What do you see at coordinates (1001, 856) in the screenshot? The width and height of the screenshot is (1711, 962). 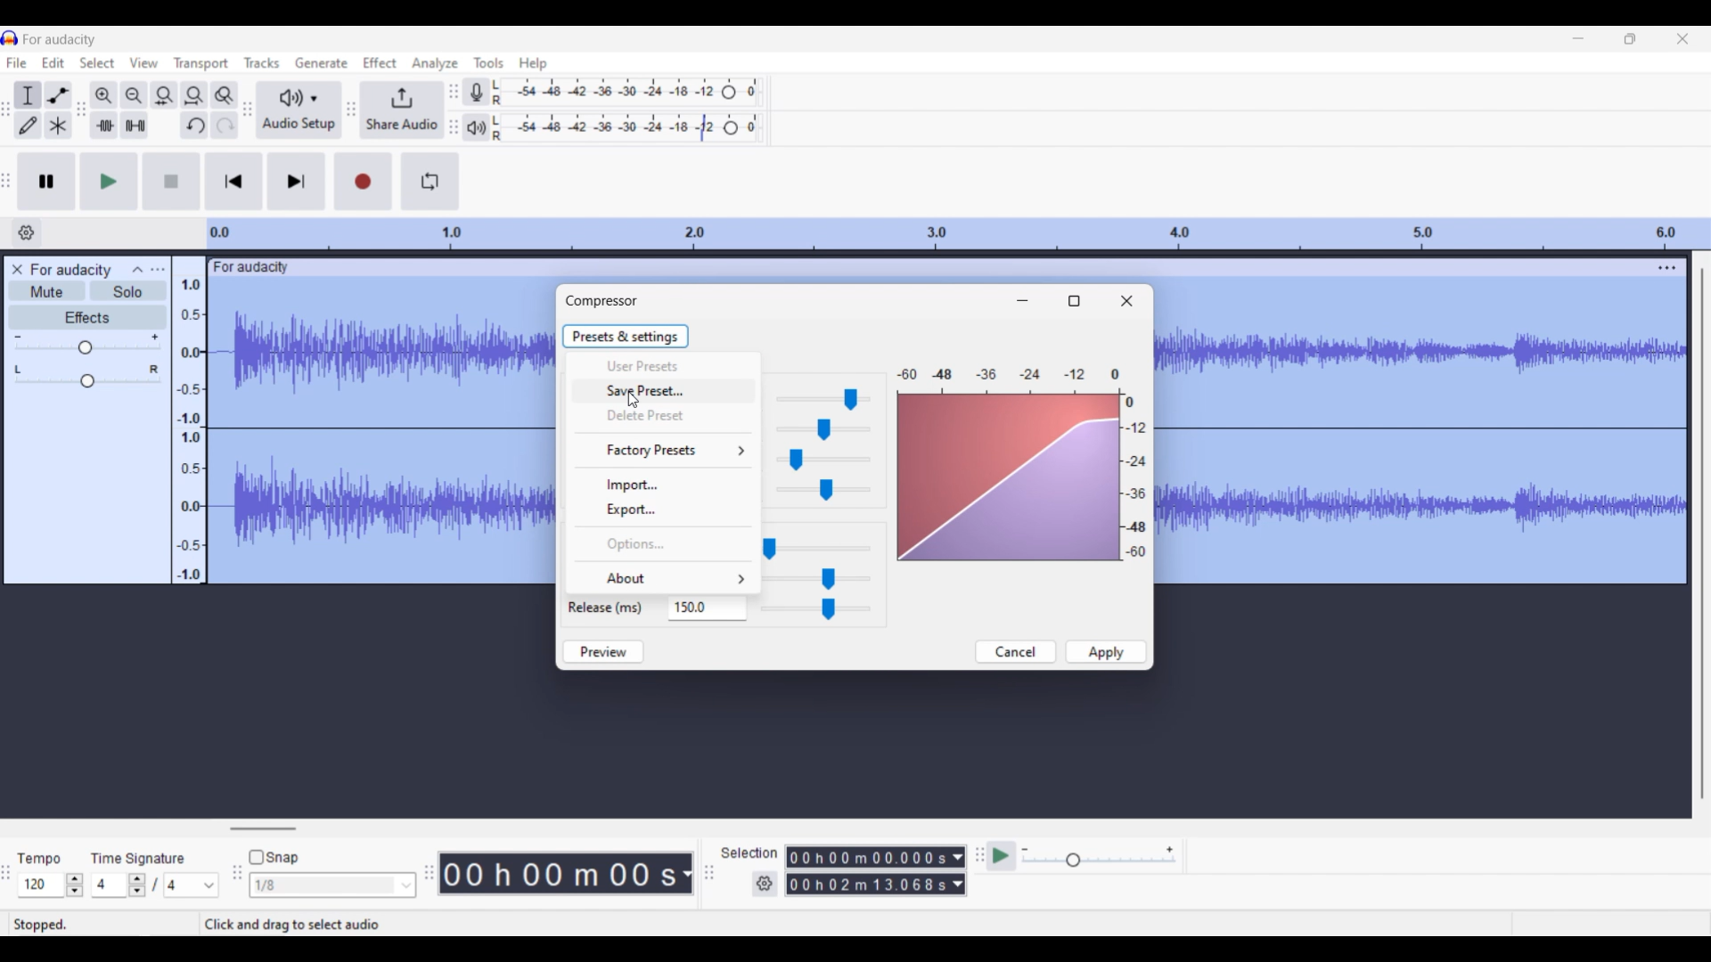 I see `Play at speed/Play at speed once` at bounding box center [1001, 856].